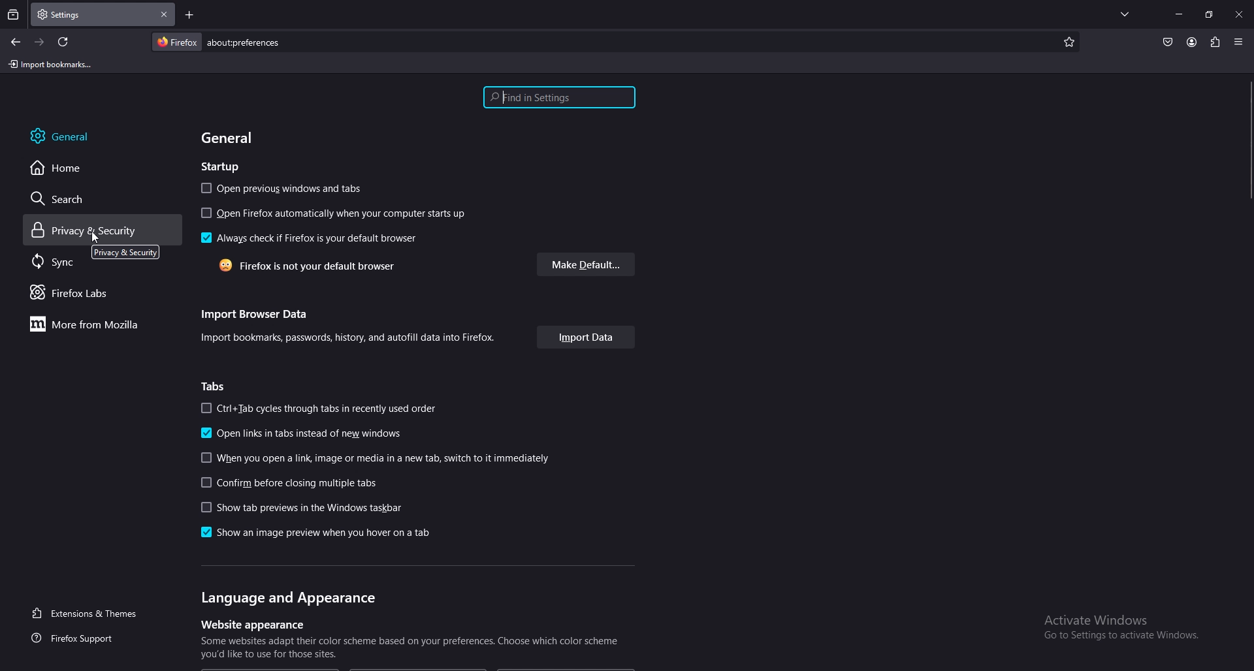 The width and height of the screenshot is (1254, 671). What do you see at coordinates (1214, 42) in the screenshot?
I see `extension` at bounding box center [1214, 42].